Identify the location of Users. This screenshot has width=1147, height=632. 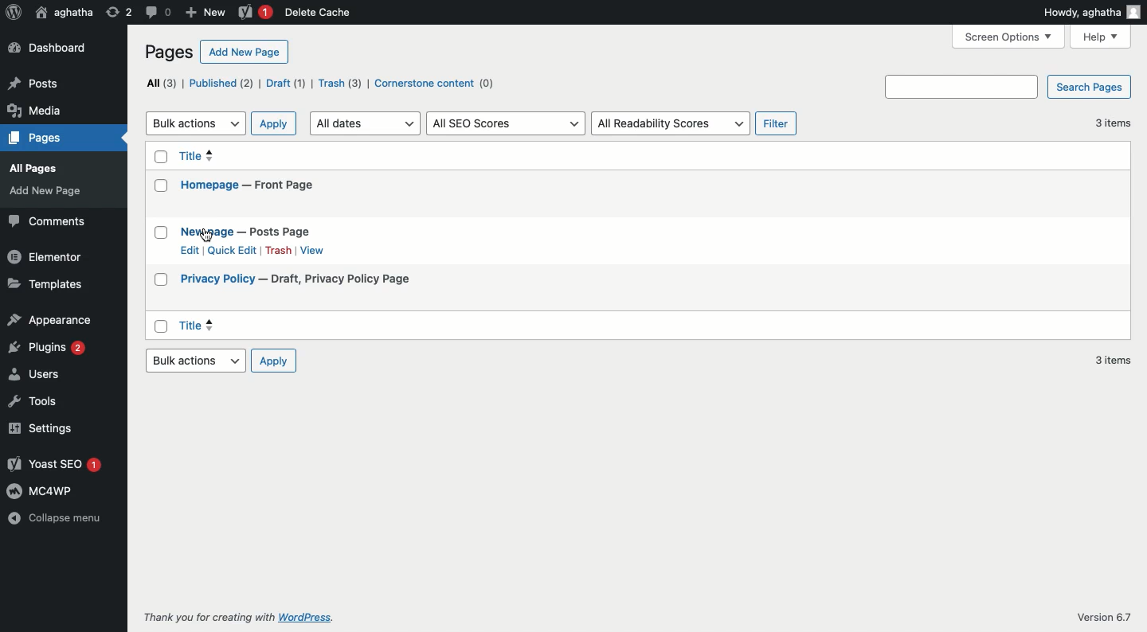
(52, 374).